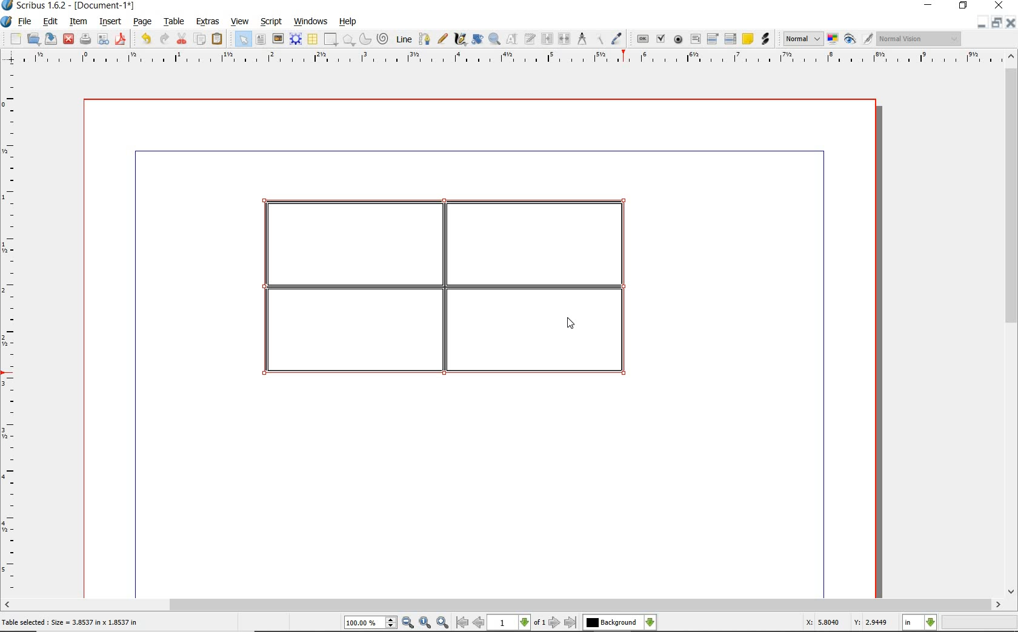  What do you see at coordinates (183, 38) in the screenshot?
I see `cut` at bounding box center [183, 38].